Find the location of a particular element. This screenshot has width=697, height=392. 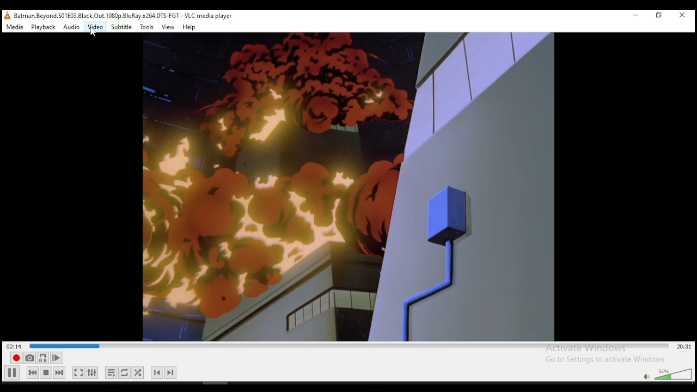

next chapter is located at coordinates (170, 372).